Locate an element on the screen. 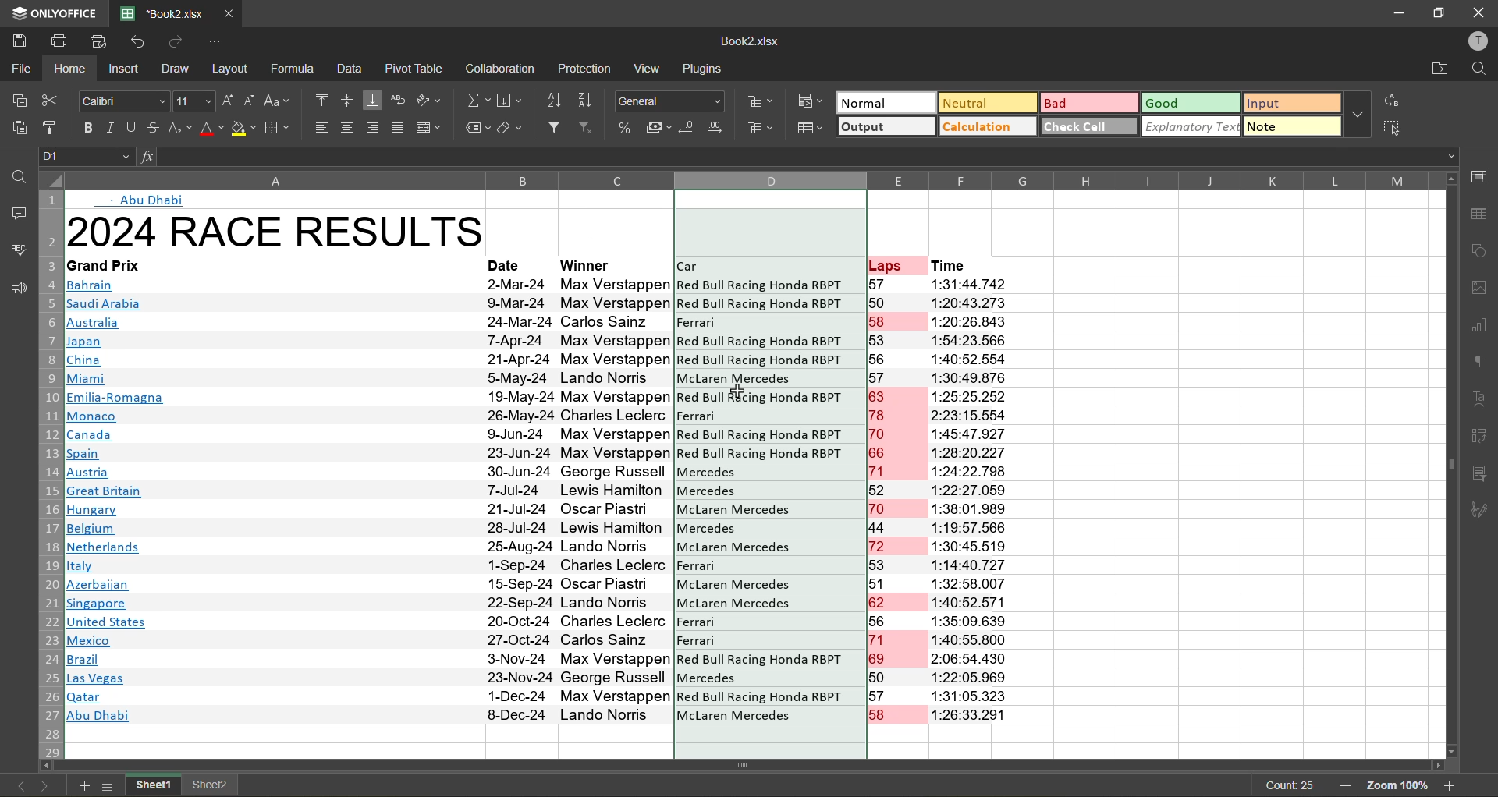  Bahrain 2-Mar-24 Max Verstappen Red Bull Racing Honda RBP 1 57 1:31:44.7/472 is located at coordinates (535, 285).